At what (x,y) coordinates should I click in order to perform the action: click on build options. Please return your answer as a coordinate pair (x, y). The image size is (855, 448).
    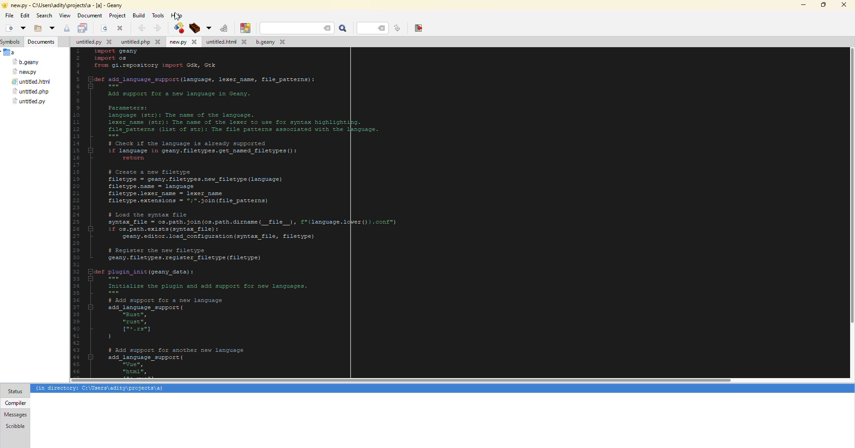
    Looking at the image, I should click on (208, 28).